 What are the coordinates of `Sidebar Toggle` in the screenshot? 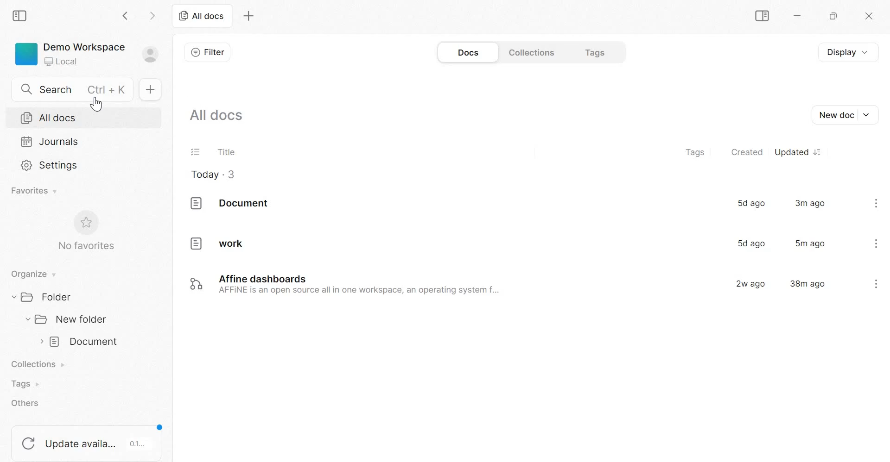 It's located at (760, 16).